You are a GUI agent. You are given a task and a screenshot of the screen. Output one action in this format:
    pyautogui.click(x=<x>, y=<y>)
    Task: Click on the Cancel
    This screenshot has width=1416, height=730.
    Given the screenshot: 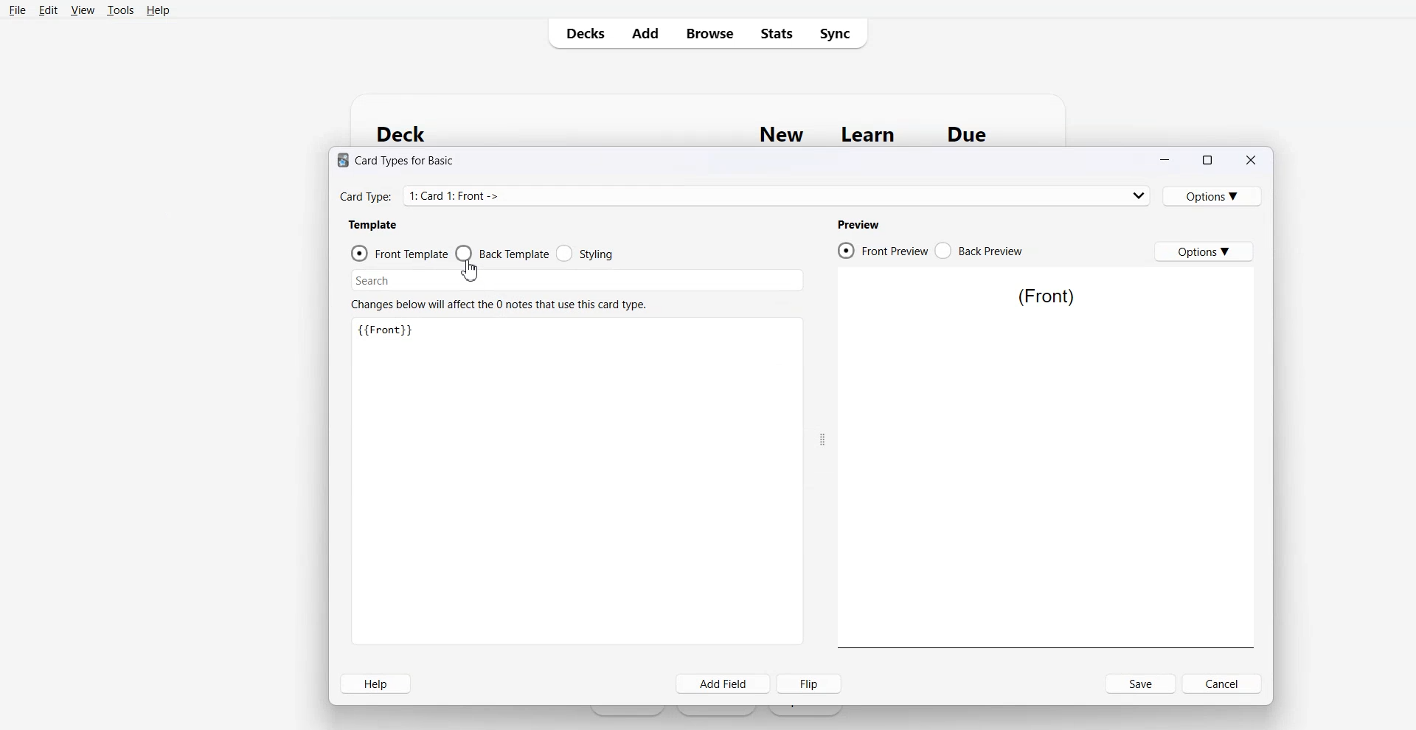 What is the action you would take?
    pyautogui.click(x=1221, y=684)
    